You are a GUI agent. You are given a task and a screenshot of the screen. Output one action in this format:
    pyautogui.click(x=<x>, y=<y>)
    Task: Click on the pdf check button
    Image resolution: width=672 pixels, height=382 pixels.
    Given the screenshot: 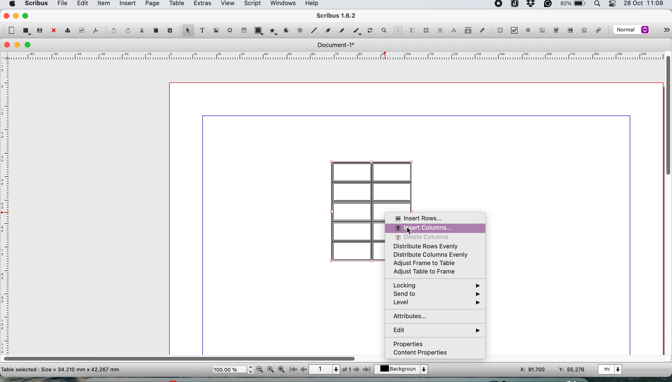 What is the action you would take?
    pyautogui.click(x=500, y=30)
    